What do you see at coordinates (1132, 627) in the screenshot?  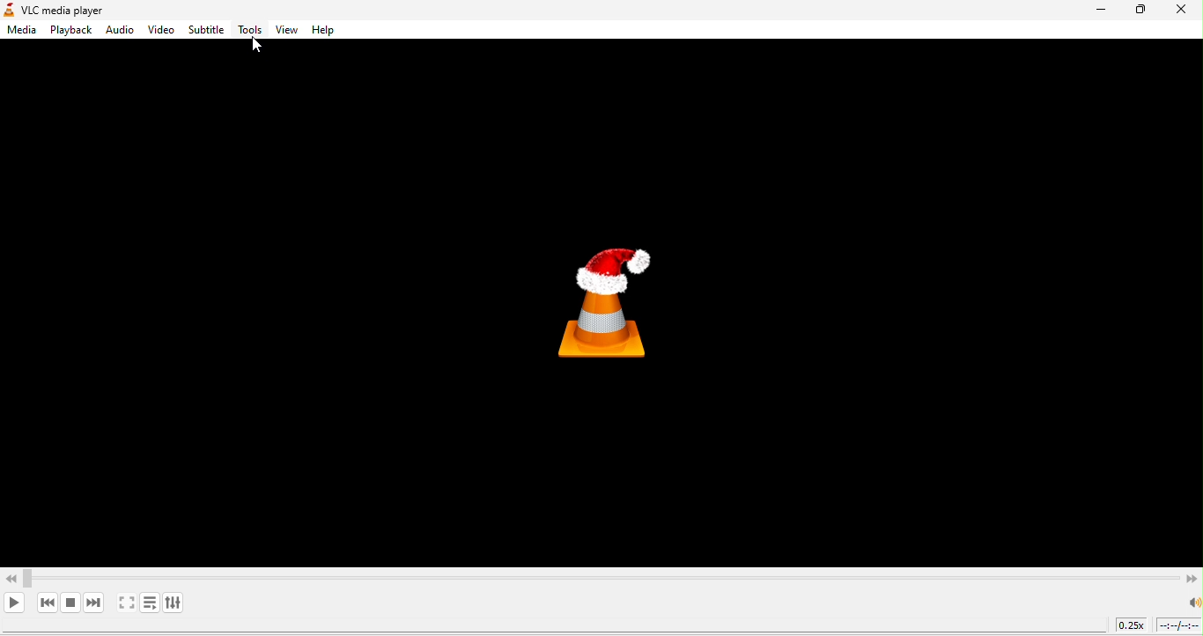 I see `playback speed` at bounding box center [1132, 627].